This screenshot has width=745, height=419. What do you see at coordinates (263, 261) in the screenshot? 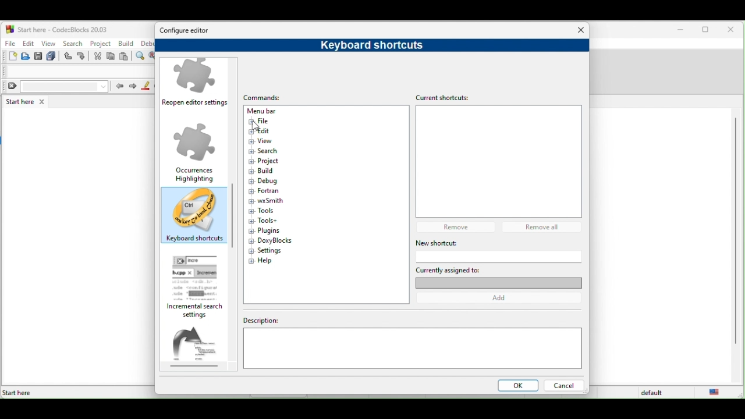
I see `help` at bounding box center [263, 261].